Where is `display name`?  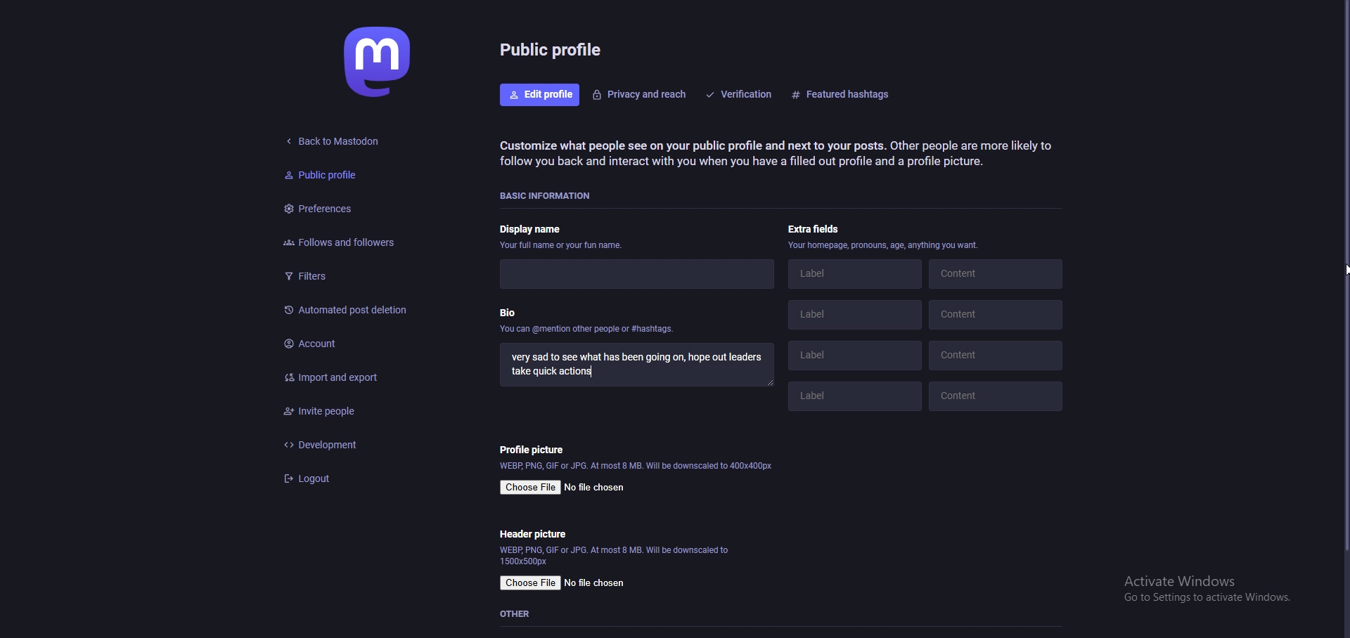 display name is located at coordinates (559, 237).